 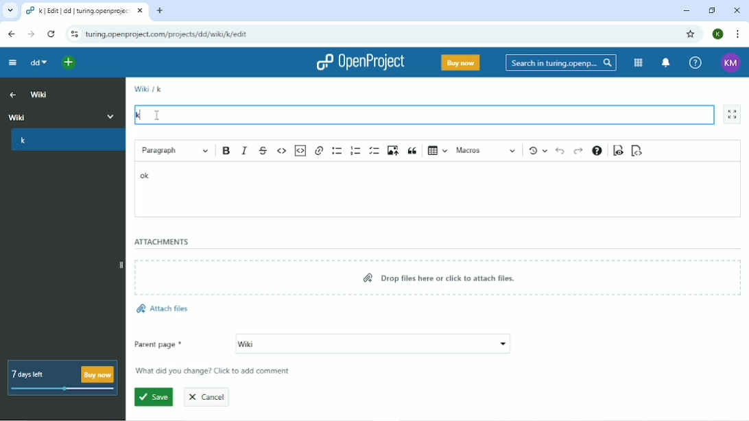 What do you see at coordinates (175, 151) in the screenshot?
I see `Paragraph` at bounding box center [175, 151].